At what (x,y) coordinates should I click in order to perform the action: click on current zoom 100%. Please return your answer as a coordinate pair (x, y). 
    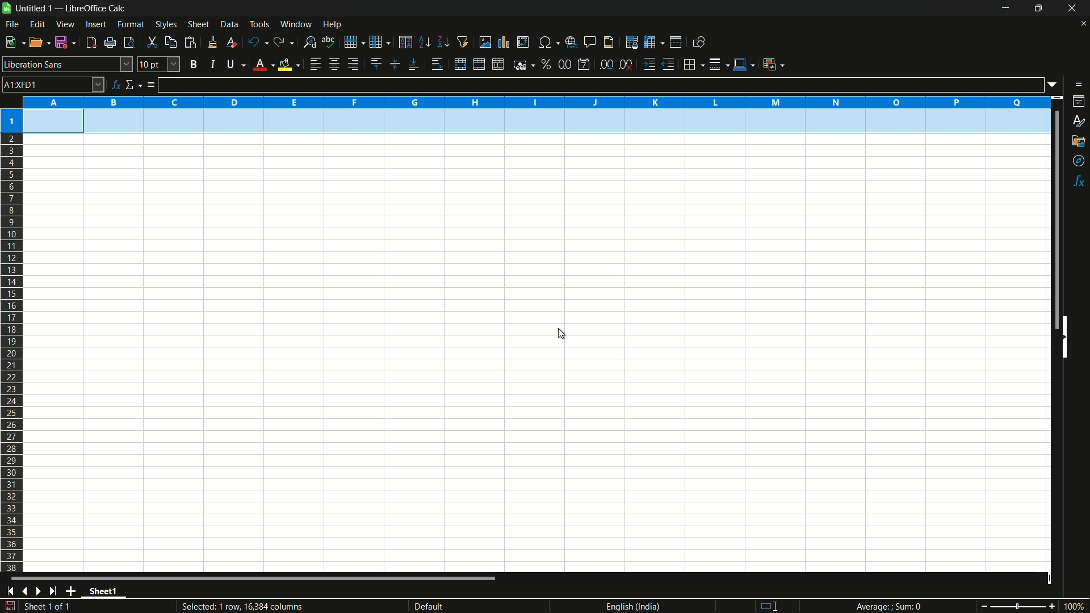
    Looking at the image, I should click on (1076, 606).